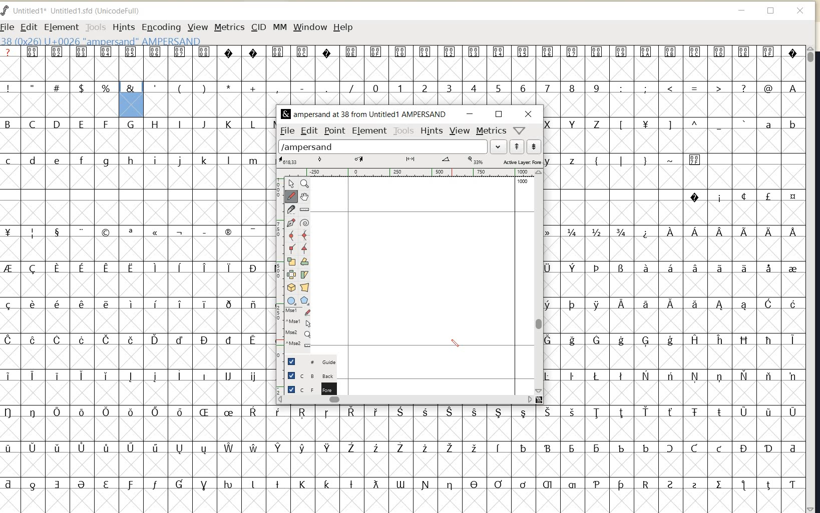 The image size is (820, 513). What do you see at coordinates (27, 26) in the screenshot?
I see `EDIT` at bounding box center [27, 26].